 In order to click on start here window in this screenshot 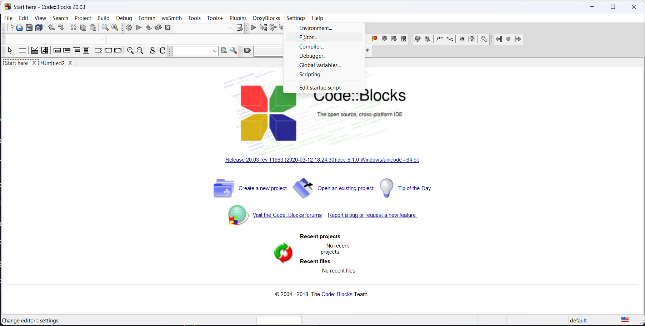, I will do `click(49, 6)`.